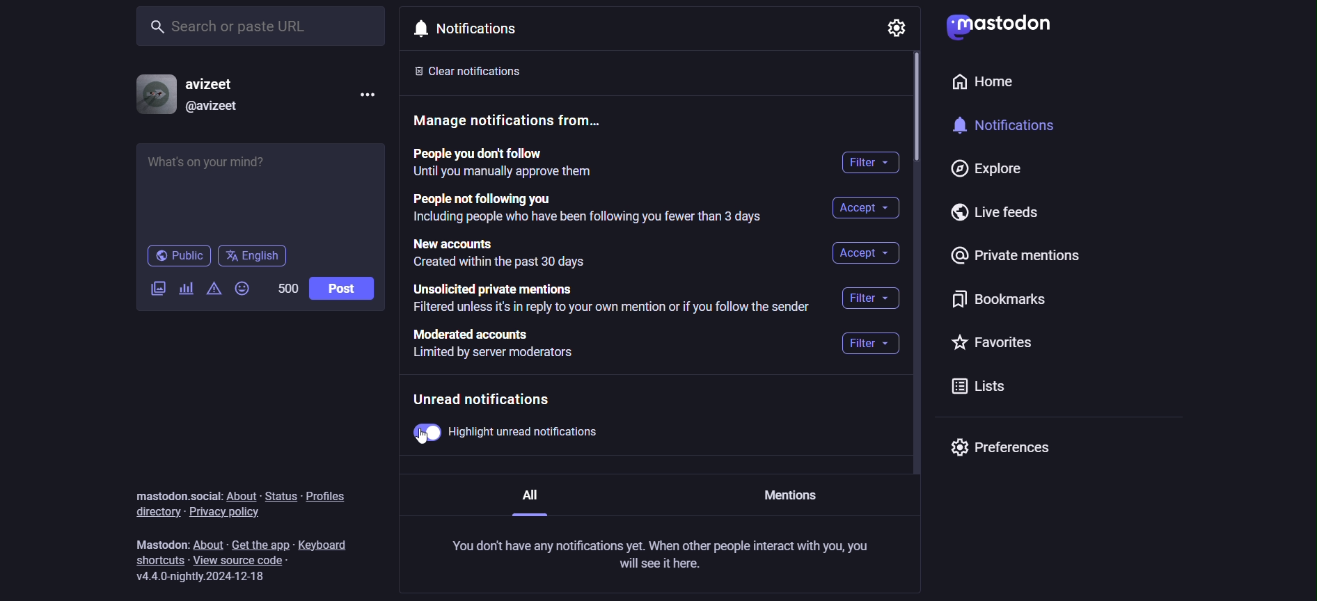  What do you see at coordinates (892, 28) in the screenshot?
I see `setting` at bounding box center [892, 28].